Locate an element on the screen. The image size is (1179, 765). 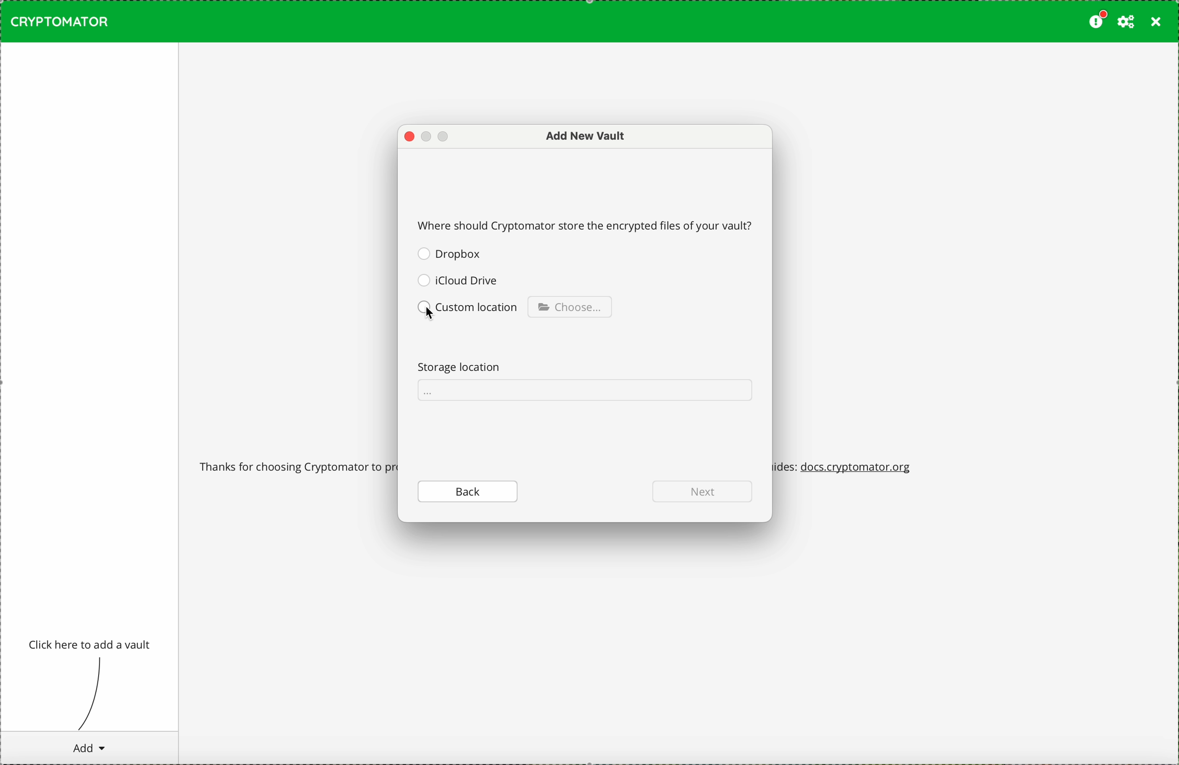
preferences is located at coordinates (1126, 22).